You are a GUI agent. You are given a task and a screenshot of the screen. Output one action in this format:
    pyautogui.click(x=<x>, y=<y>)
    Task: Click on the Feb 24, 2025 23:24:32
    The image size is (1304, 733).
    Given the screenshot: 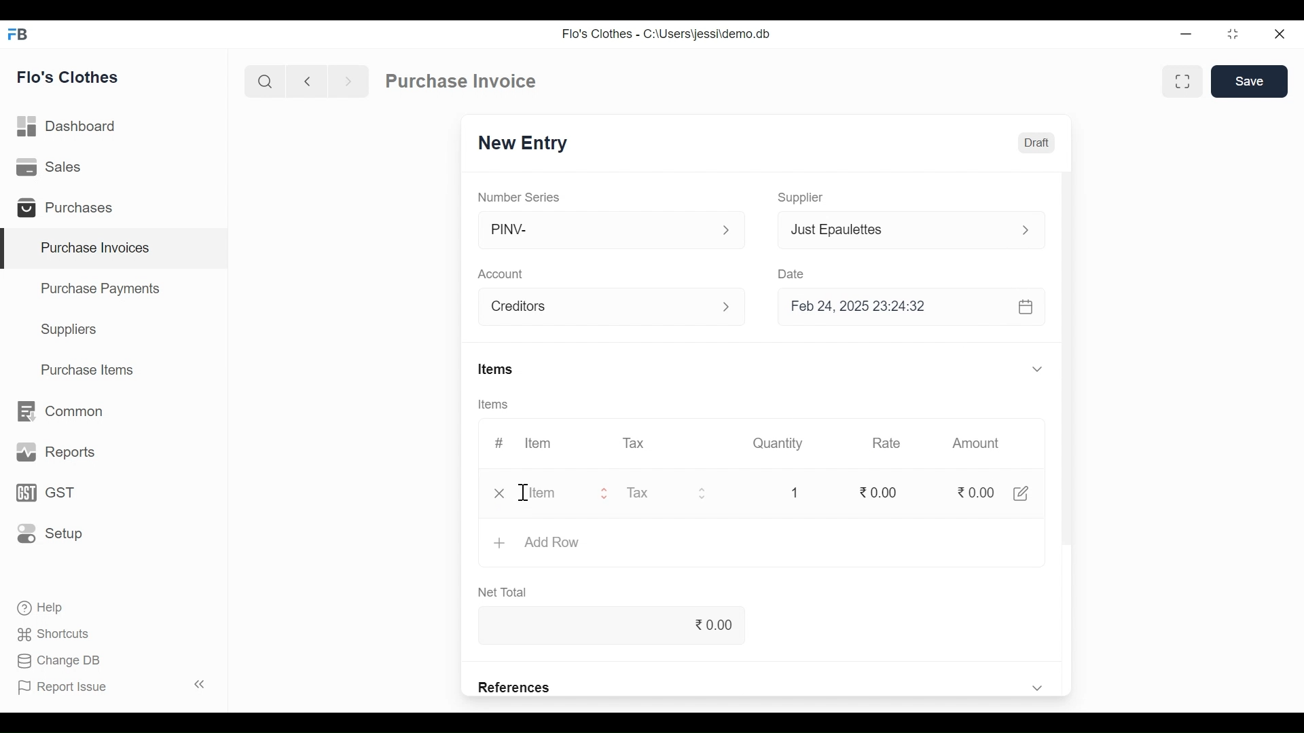 What is the action you would take?
    pyautogui.click(x=913, y=308)
    